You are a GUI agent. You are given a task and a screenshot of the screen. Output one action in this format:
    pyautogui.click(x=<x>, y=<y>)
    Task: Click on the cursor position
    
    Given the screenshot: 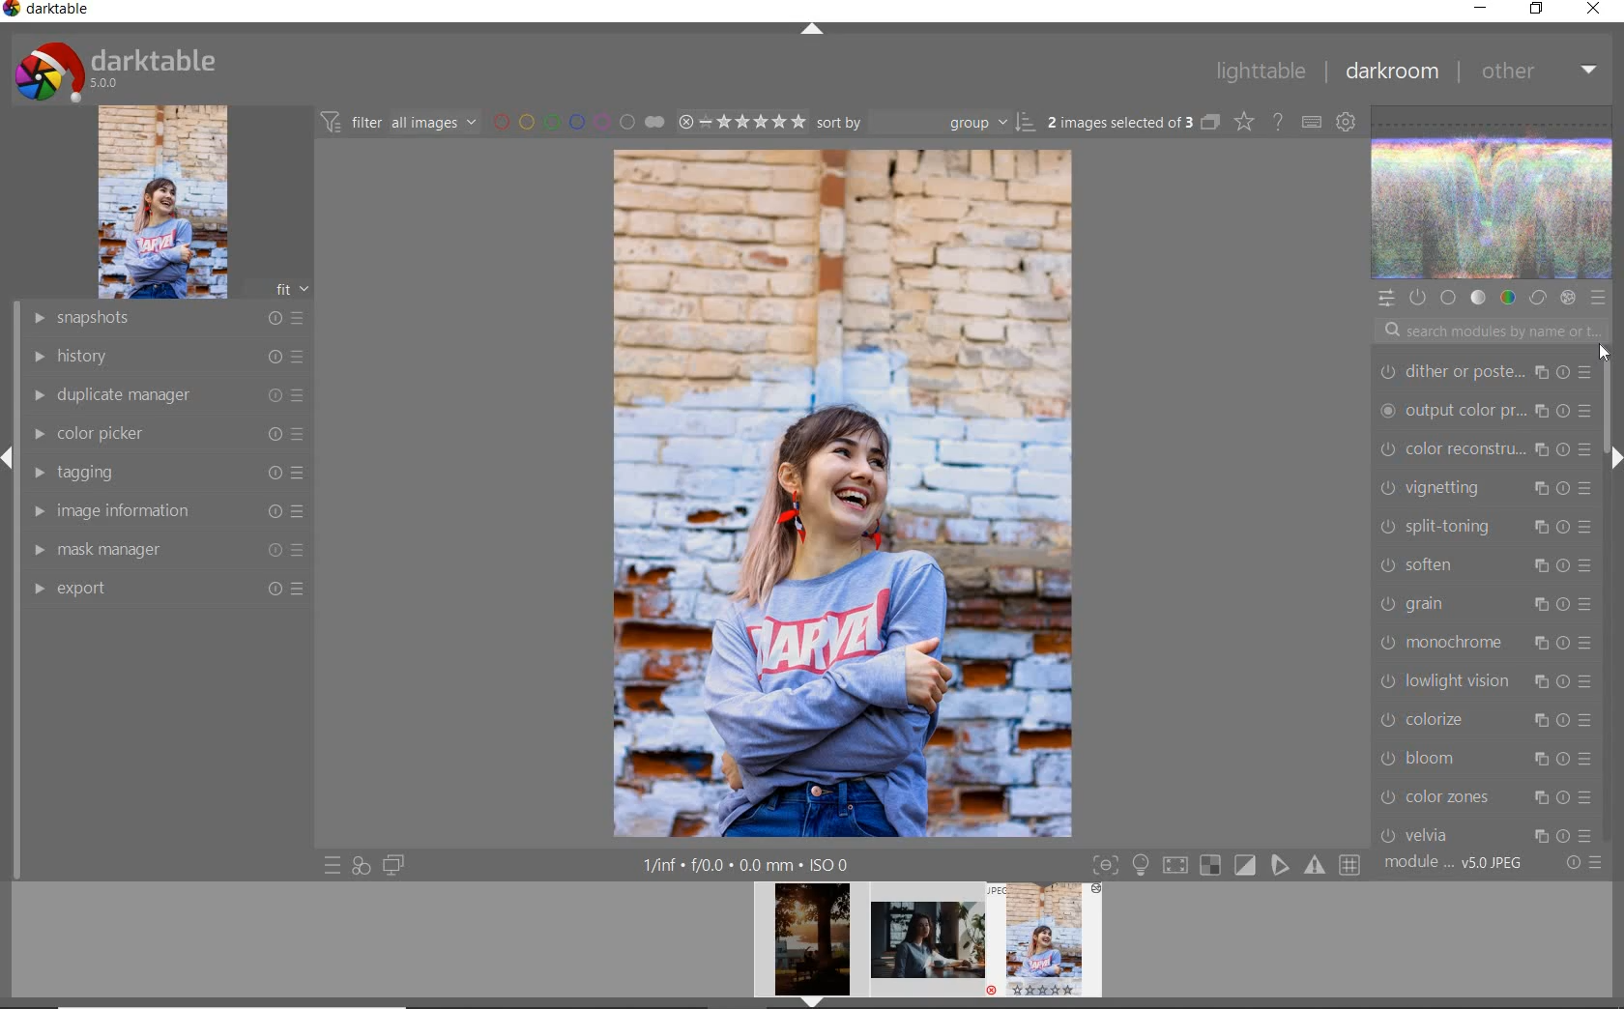 What is the action you would take?
    pyautogui.click(x=1602, y=353)
    